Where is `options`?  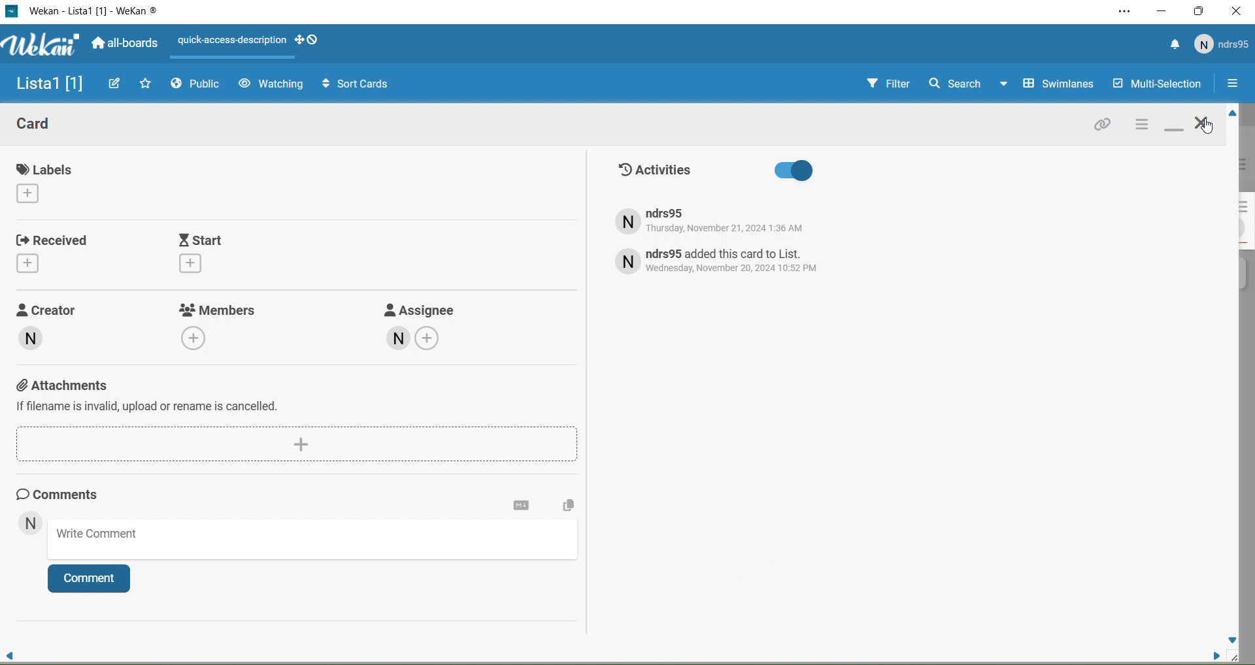
options is located at coordinates (1141, 125).